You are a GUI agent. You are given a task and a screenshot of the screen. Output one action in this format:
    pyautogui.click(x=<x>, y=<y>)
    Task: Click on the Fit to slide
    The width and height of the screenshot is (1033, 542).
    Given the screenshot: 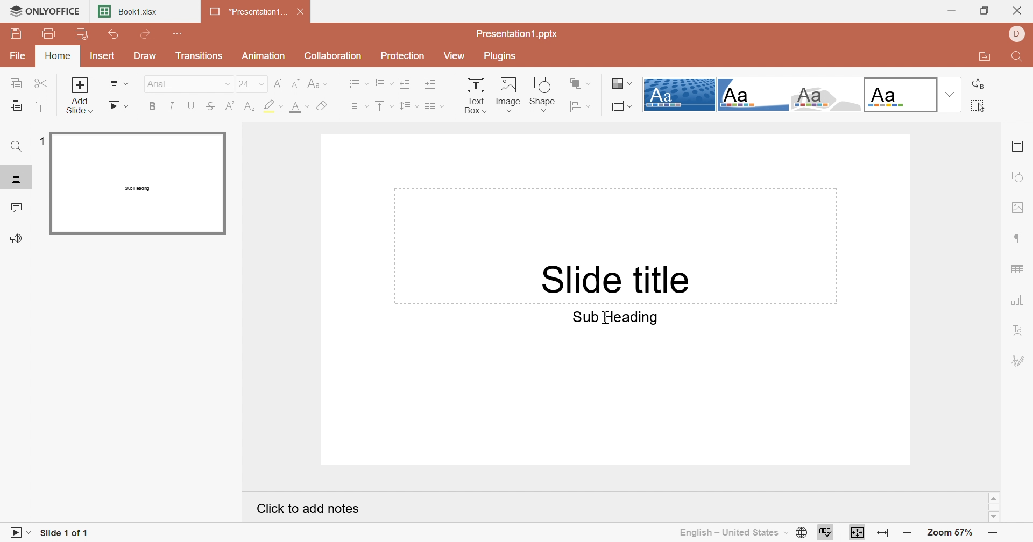 What is the action you would take?
    pyautogui.click(x=858, y=532)
    